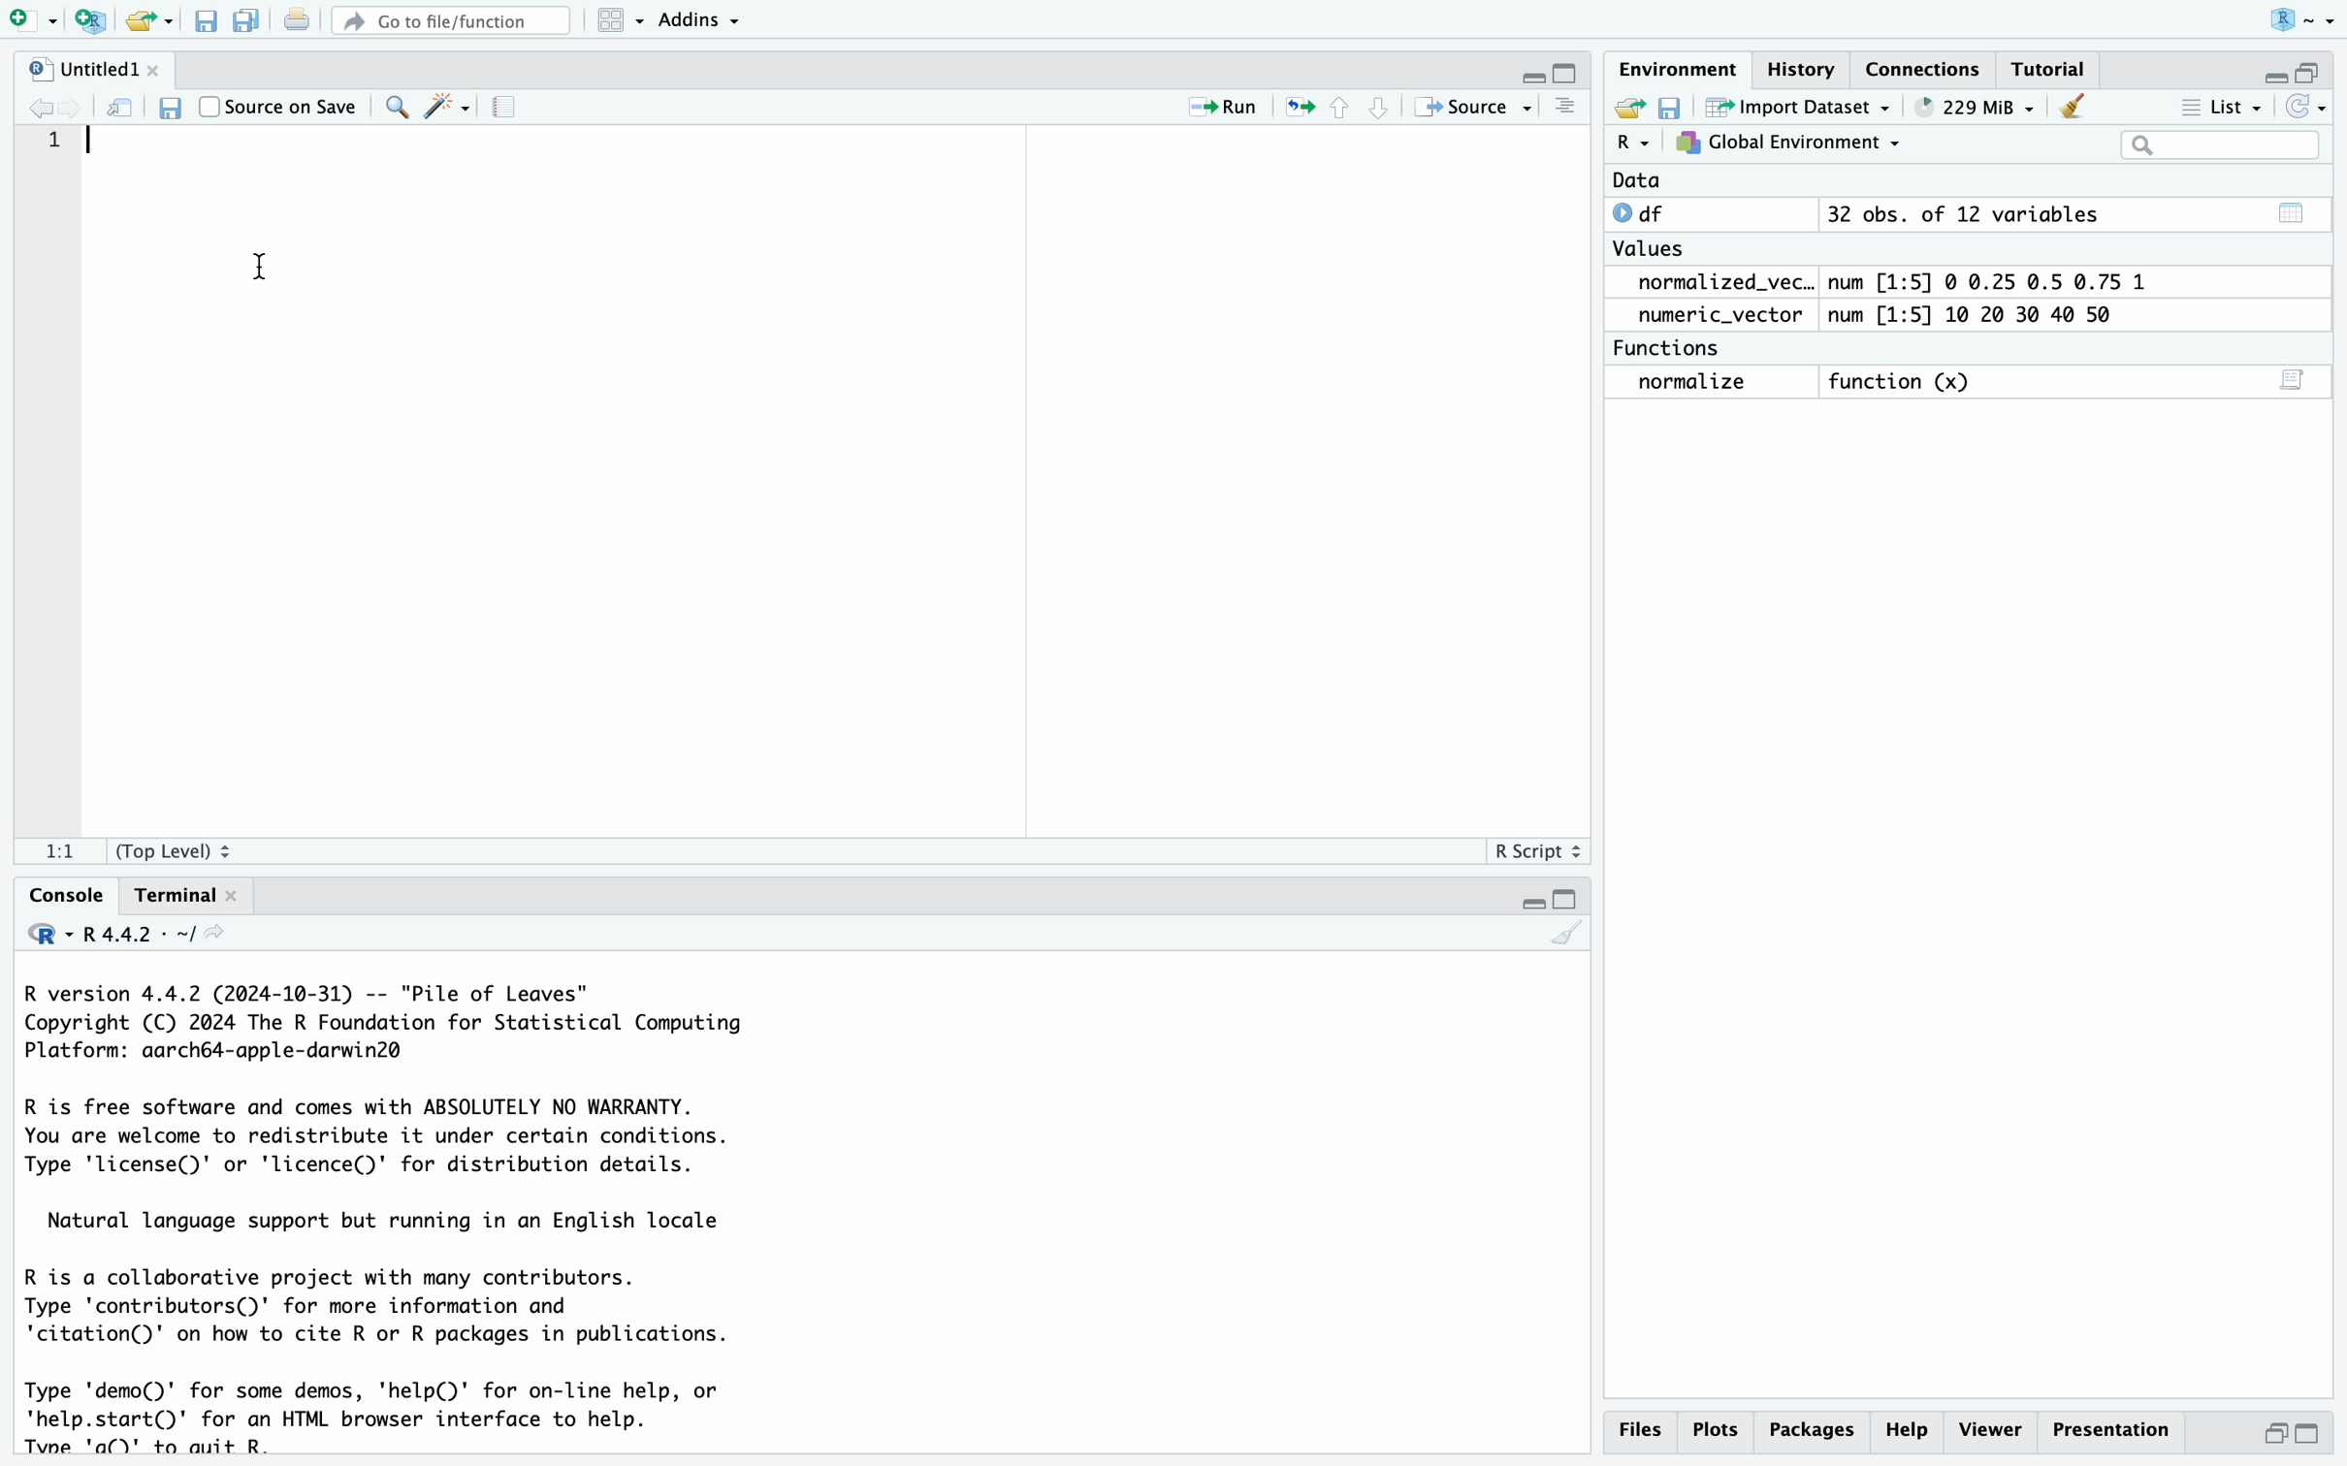  What do you see at coordinates (2076, 105) in the screenshot?
I see `clear data` at bounding box center [2076, 105].